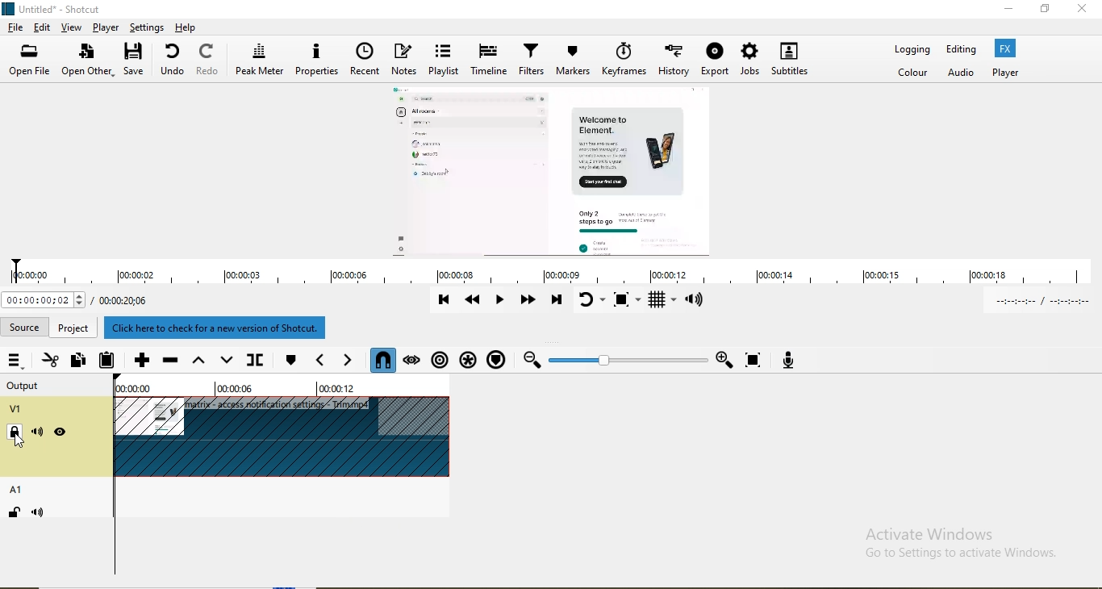 Image resolution: width=1102 pixels, height=589 pixels. I want to click on Zoom slider, so click(628, 361).